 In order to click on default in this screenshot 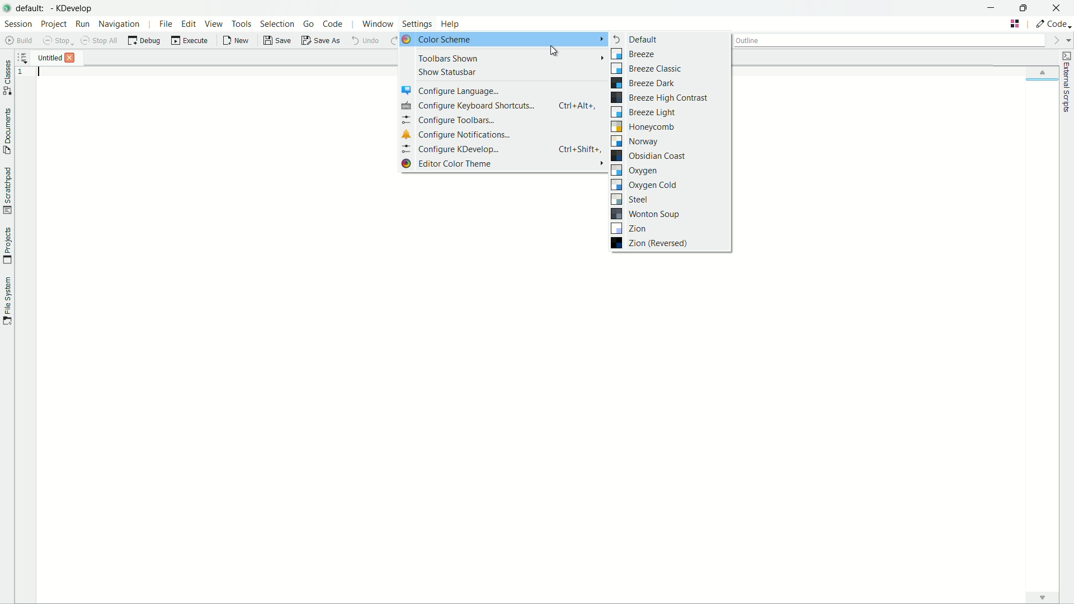, I will do `click(634, 40)`.